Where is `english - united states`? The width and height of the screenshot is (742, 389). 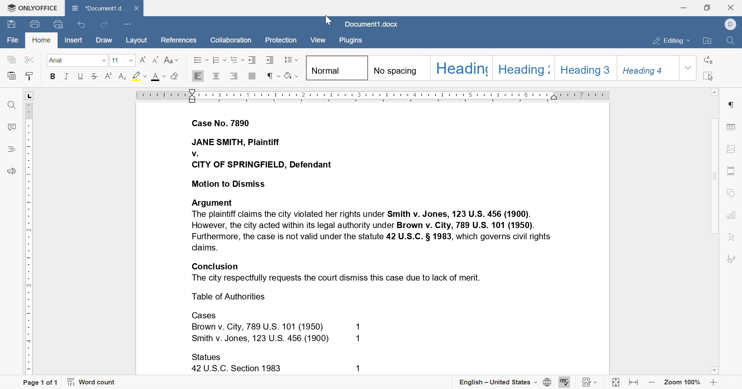
english - united states is located at coordinates (505, 383).